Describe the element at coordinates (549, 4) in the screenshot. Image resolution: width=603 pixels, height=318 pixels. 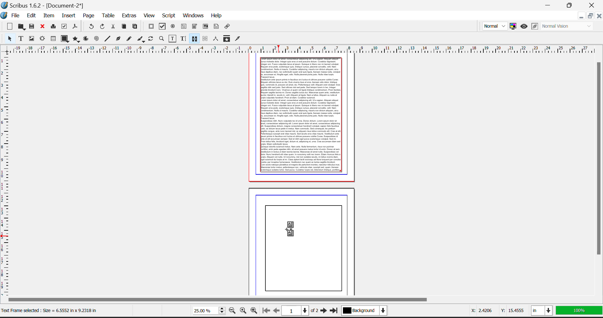
I see `Restore Down` at that location.